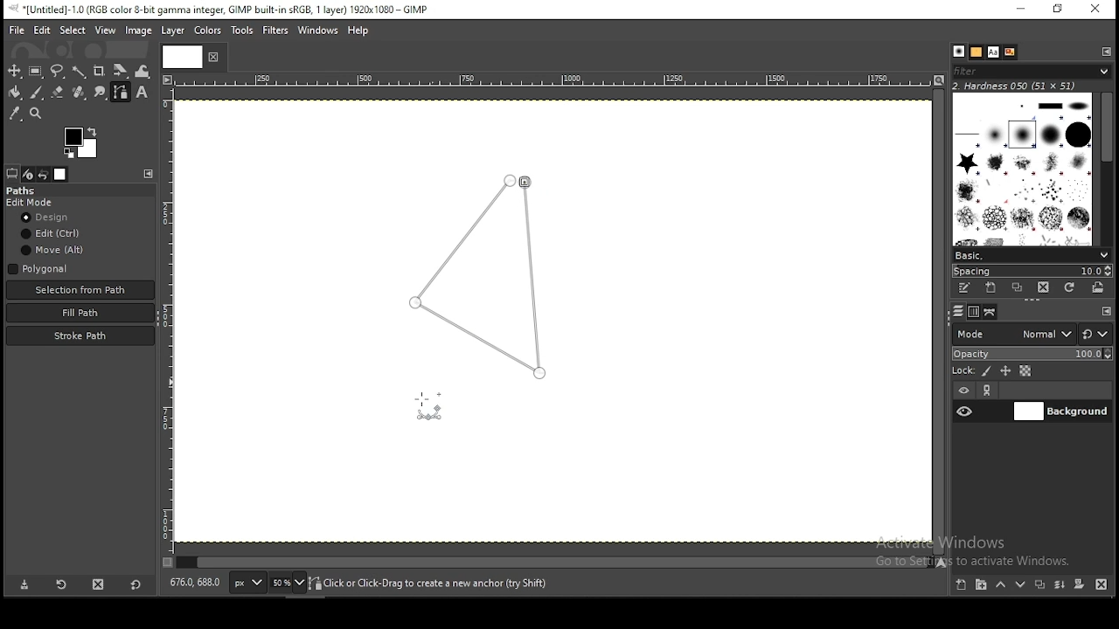 The height and width of the screenshot is (629, 1119). Describe the element at coordinates (1013, 334) in the screenshot. I see `layer modes` at that location.